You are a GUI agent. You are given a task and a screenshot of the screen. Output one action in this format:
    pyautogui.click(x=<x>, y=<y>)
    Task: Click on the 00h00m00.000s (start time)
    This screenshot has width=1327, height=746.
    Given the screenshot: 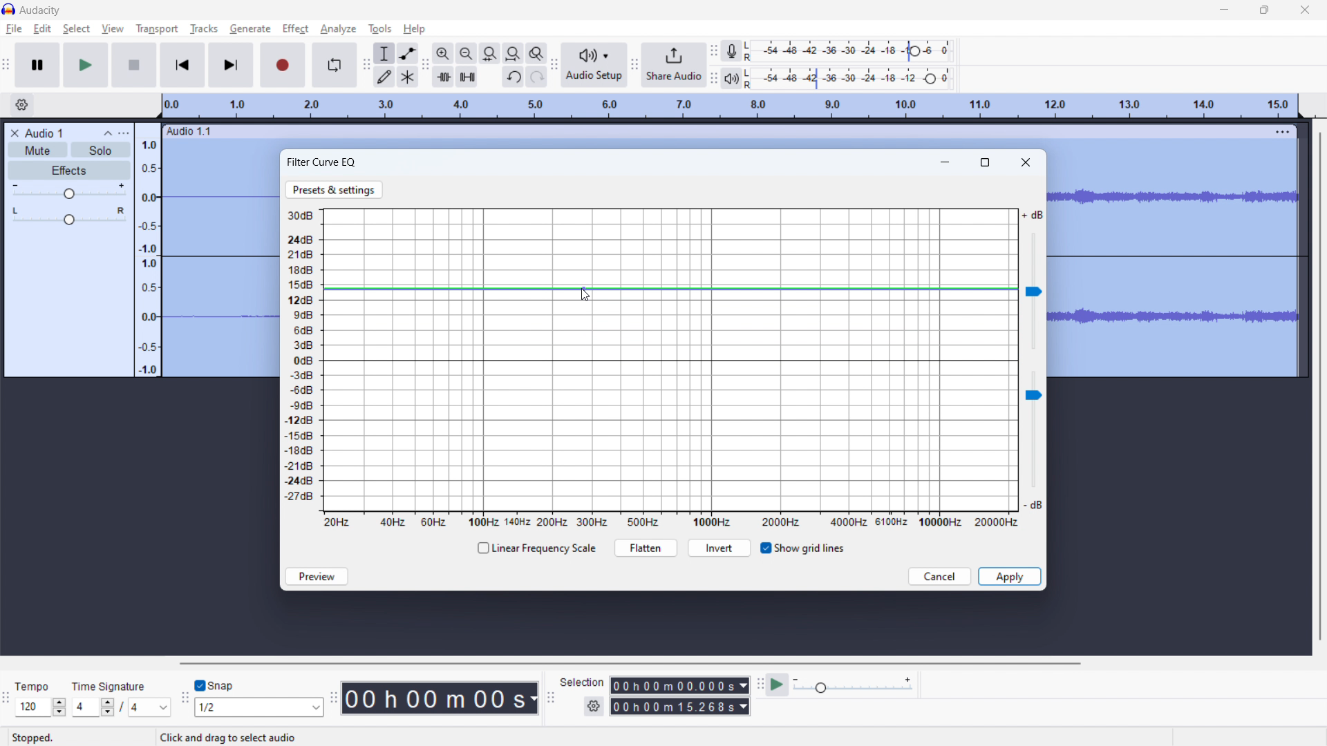 What is the action you would take?
    pyautogui.click(x=679, y=684)
    